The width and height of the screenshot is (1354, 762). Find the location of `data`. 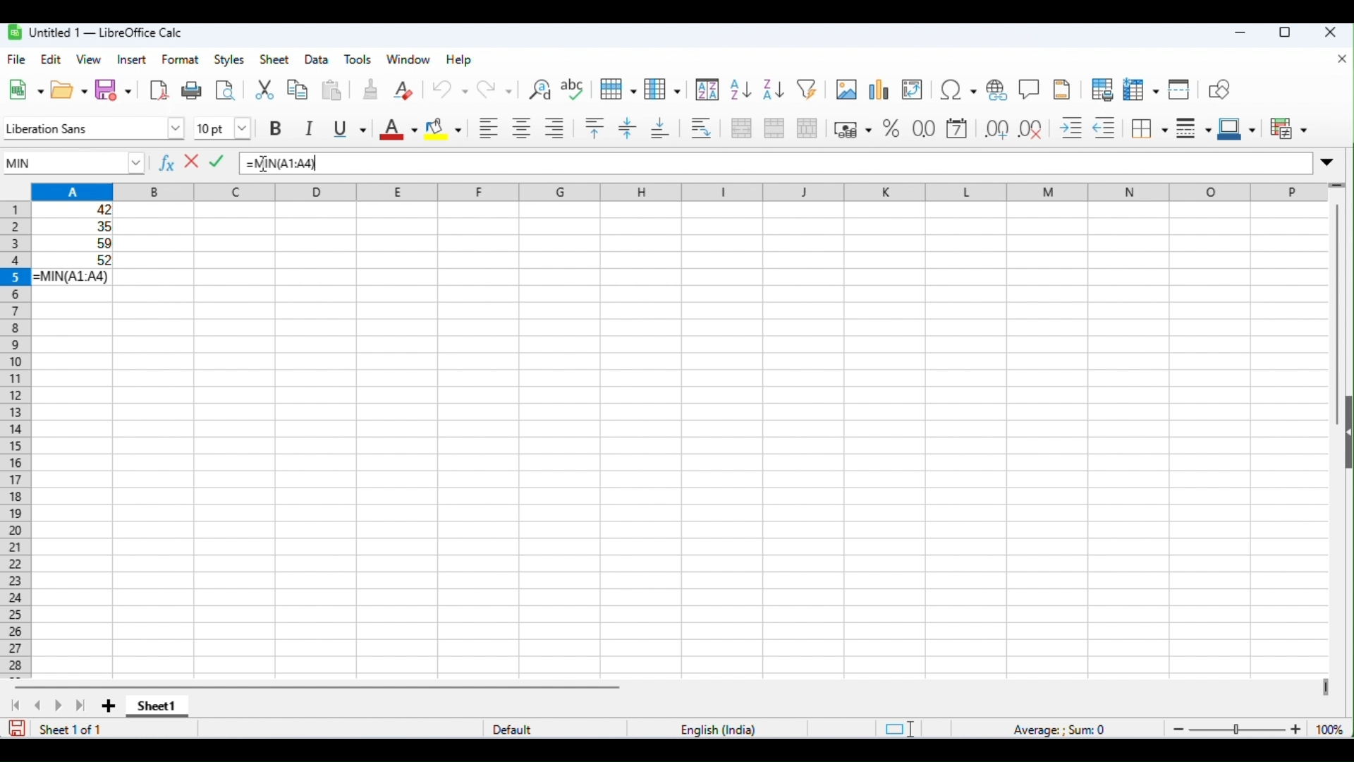

data is located at coordinates (317, 60).